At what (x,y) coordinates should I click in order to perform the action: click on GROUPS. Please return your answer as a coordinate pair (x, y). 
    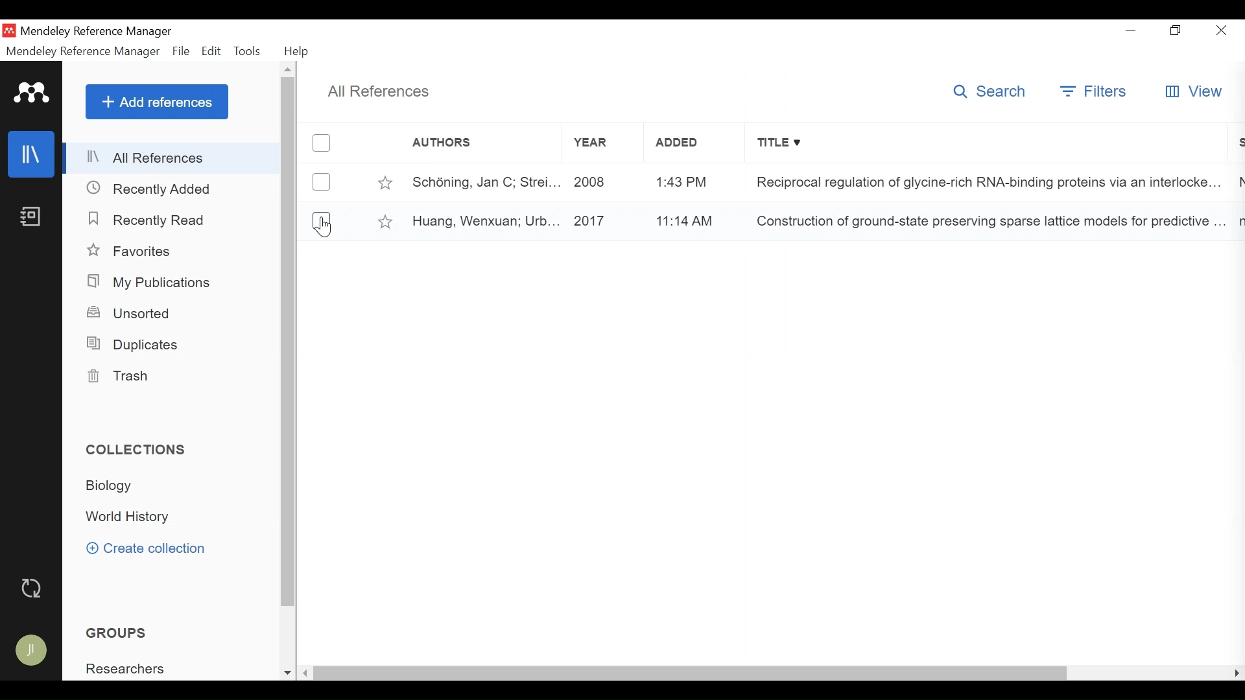
    Looking at the image, I should click on (123, 633).